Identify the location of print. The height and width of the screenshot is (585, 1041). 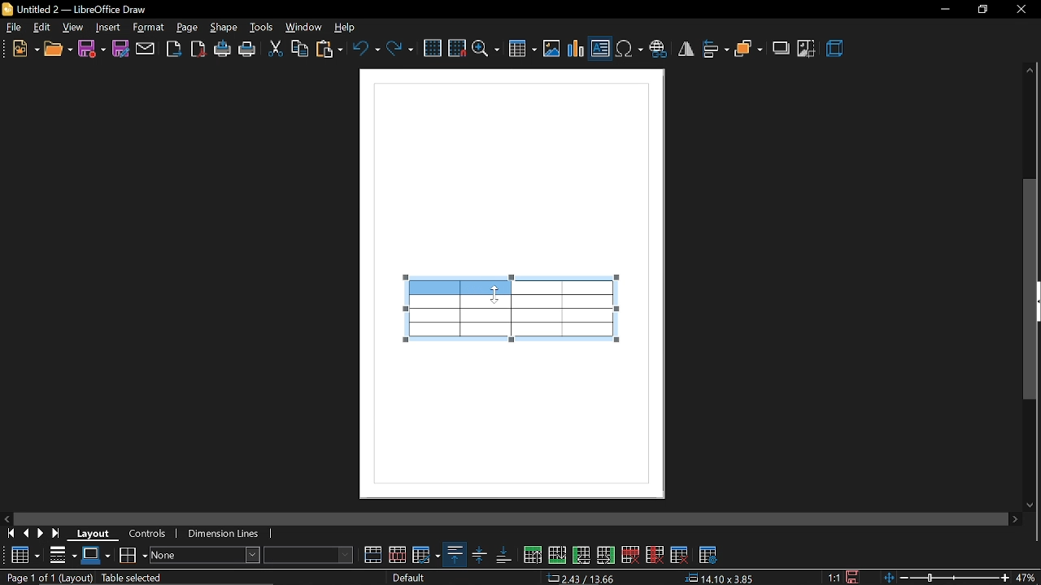
(248, 50).